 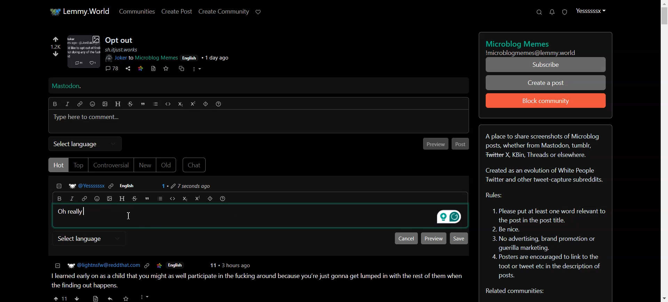 I want to click on Superscript, so click(x=193, y=104).